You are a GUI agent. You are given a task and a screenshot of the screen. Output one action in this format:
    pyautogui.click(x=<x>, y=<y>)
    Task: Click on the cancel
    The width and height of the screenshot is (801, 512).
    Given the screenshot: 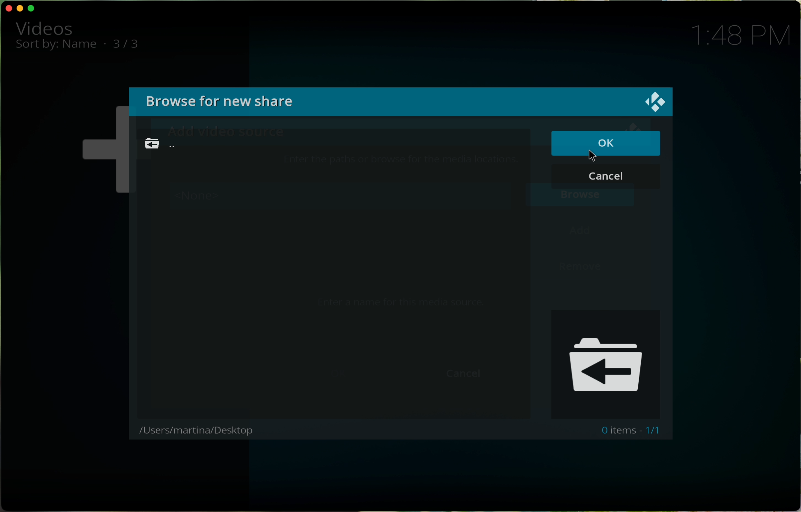 What is the action you would take?
    pyautogui.click(x=606, y=178)
    